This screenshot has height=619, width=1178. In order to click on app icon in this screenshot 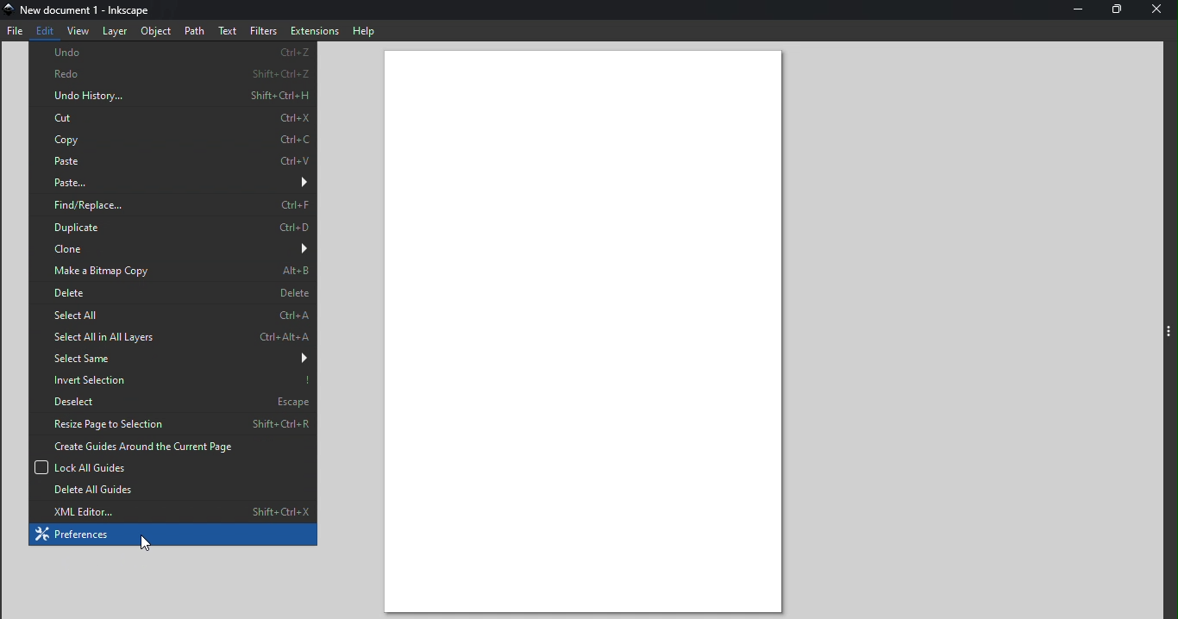, I will do `click(9, 9)`.